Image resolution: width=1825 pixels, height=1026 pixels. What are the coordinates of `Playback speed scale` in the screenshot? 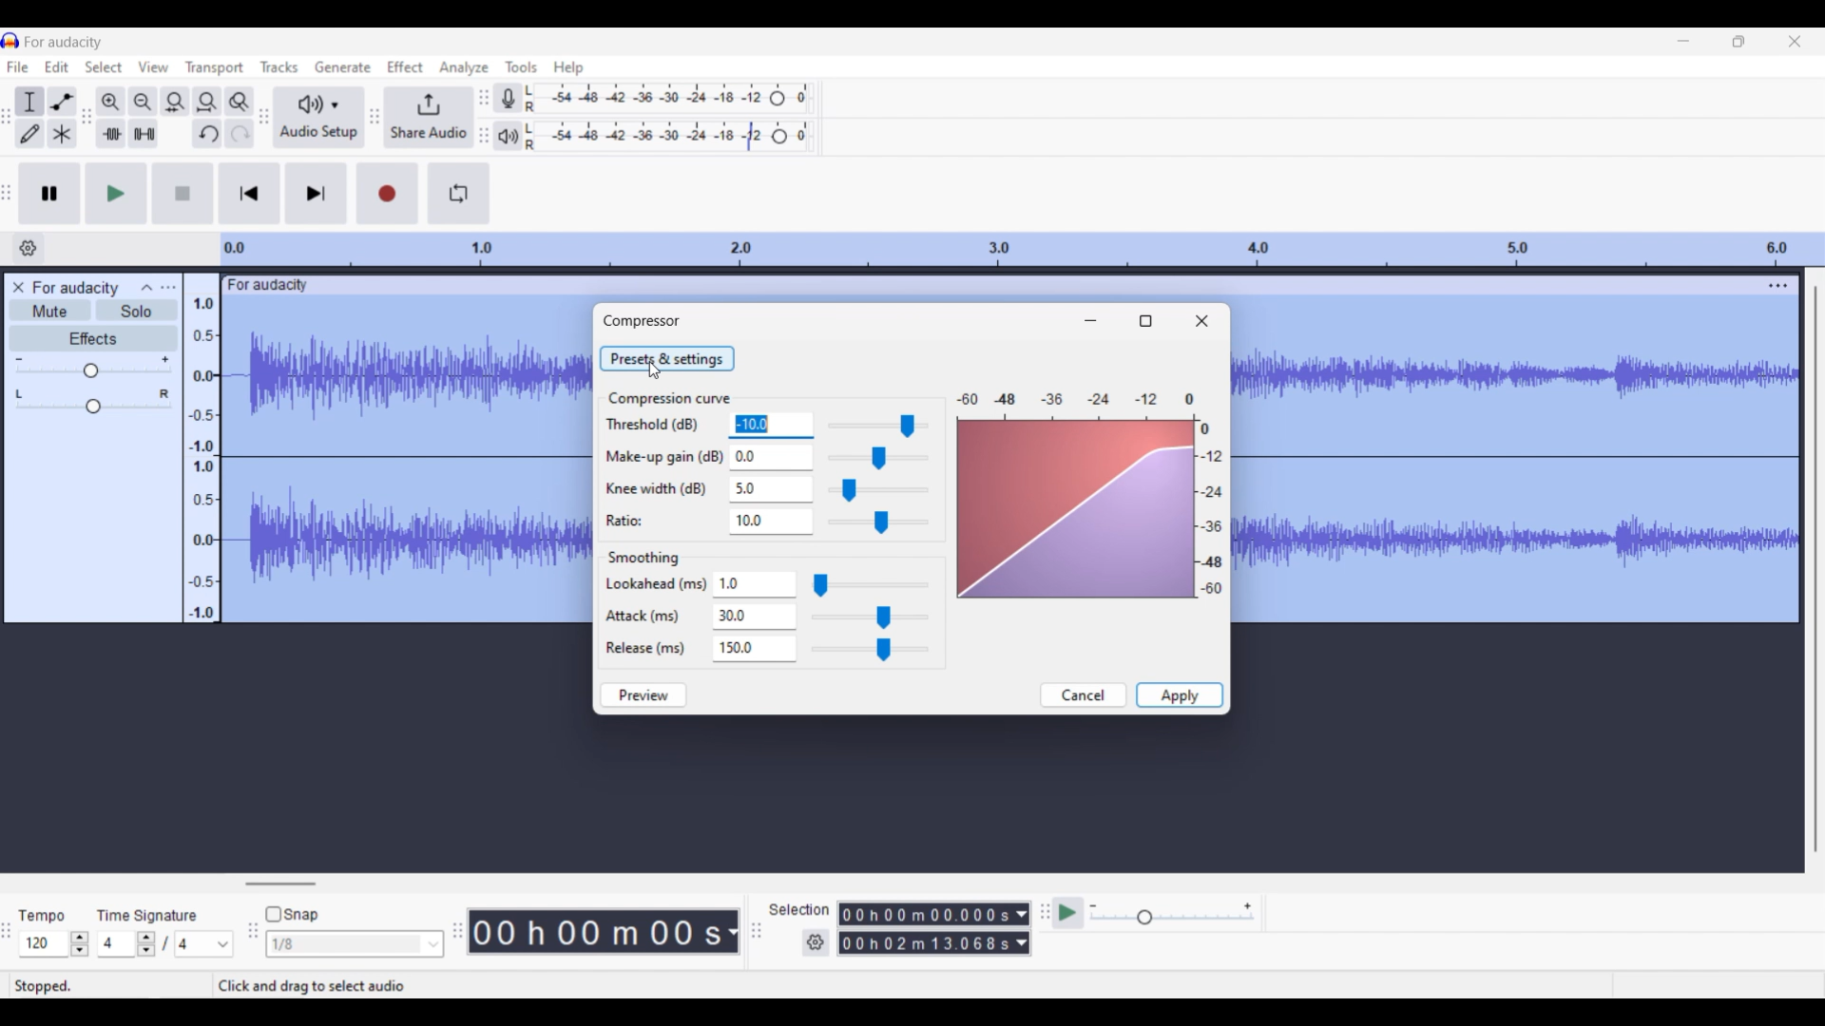 It's located at (1171, 915).